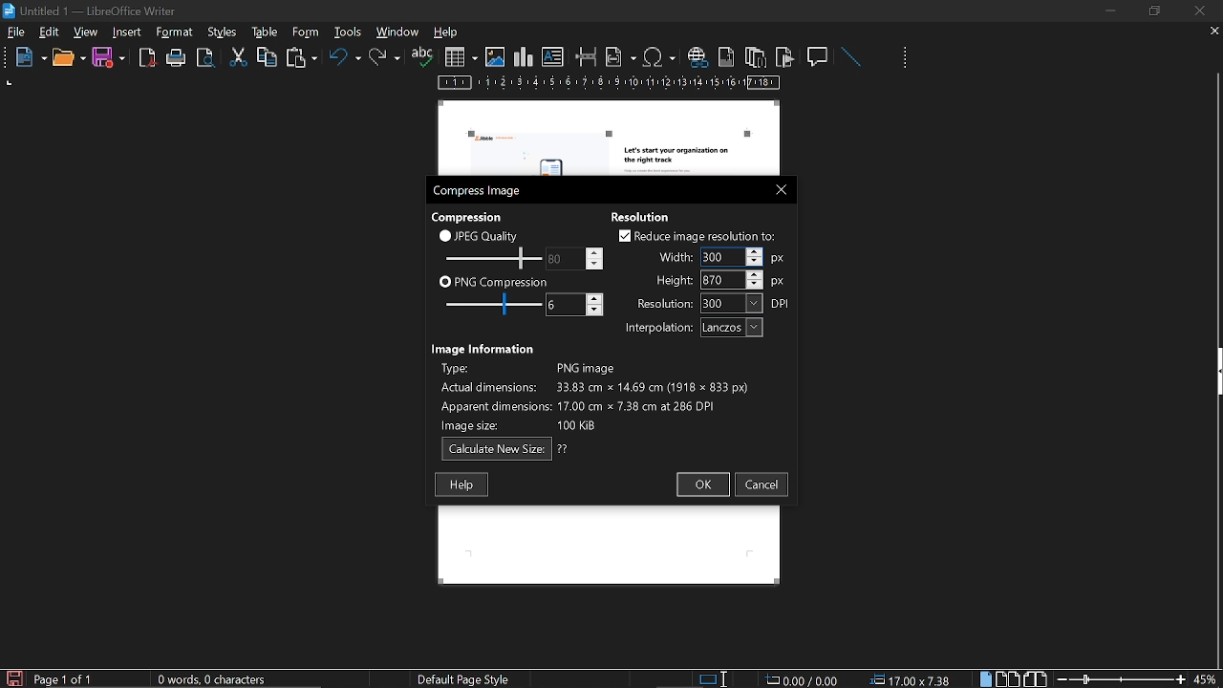  What do you see at coordinates (1198, 11) in the screenshot?
I see `close` at bounding box center [1198, 11].